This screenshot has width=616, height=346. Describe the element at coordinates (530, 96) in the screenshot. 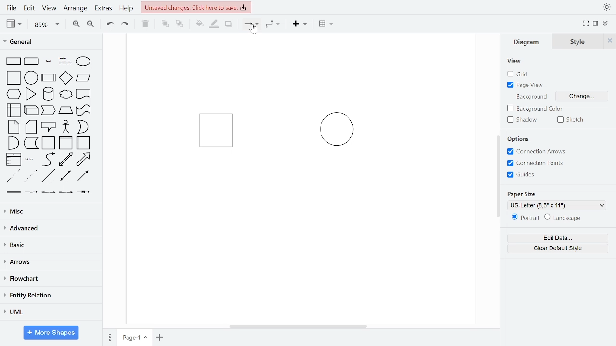

I see `background` at that location.